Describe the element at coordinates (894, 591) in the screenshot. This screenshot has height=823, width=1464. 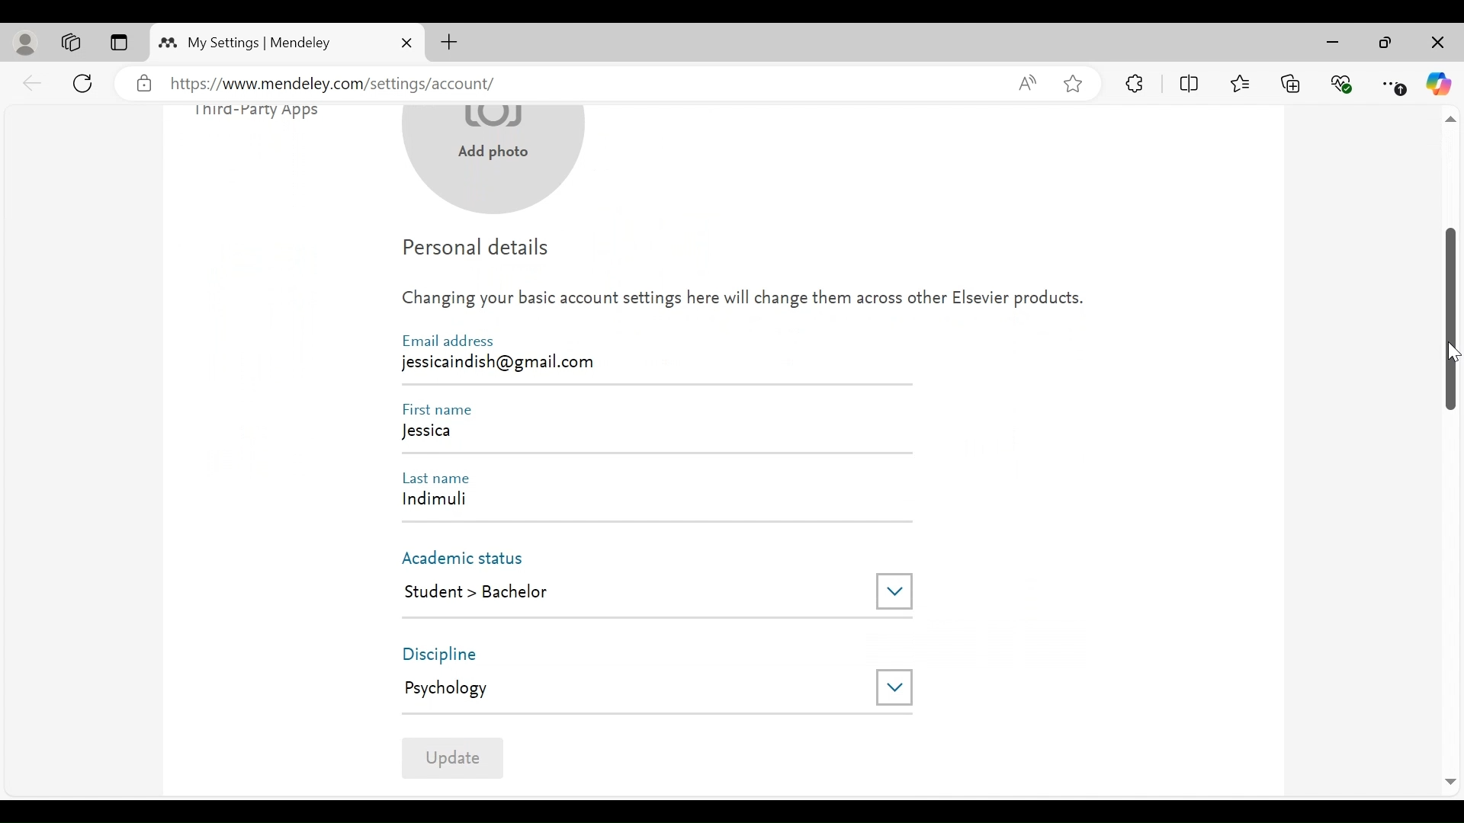
I see `Drop down` at that location.